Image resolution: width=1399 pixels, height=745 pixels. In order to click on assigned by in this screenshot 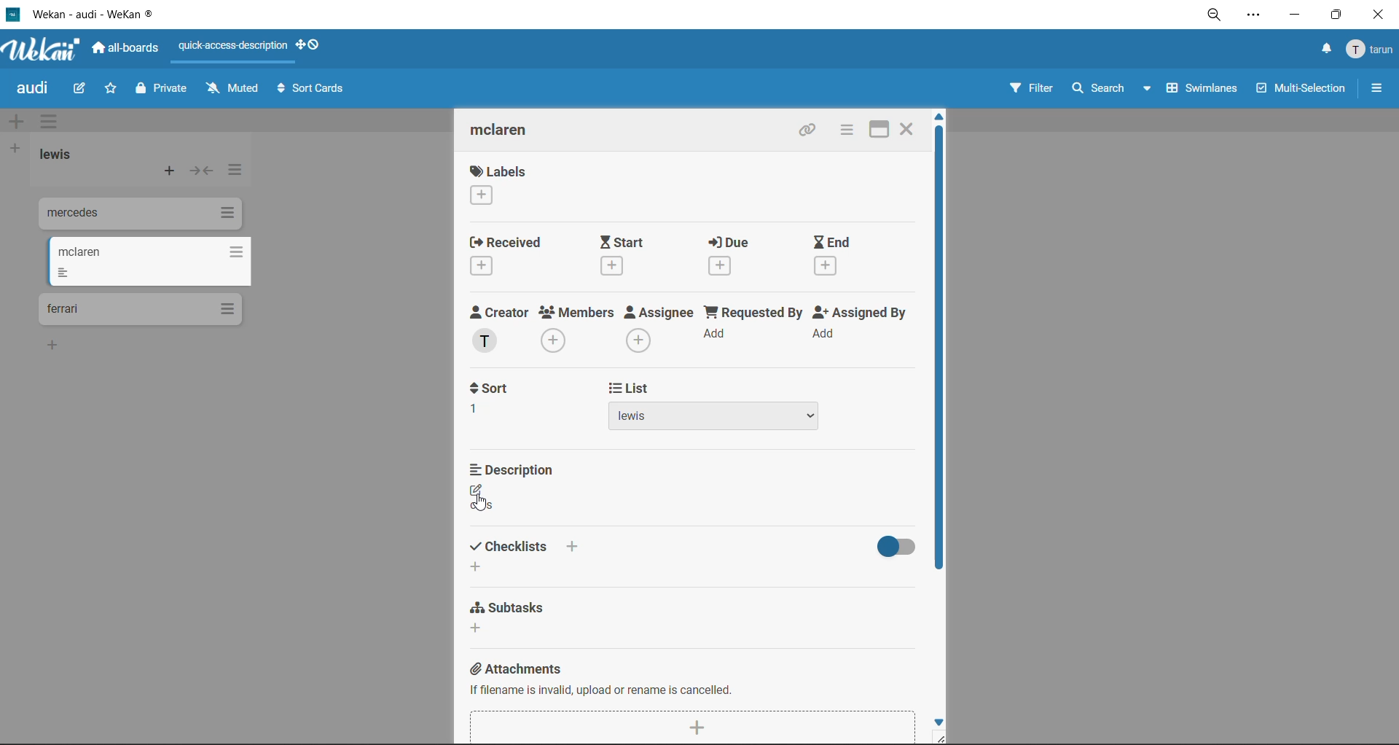, I will do `click(865, 327)`.